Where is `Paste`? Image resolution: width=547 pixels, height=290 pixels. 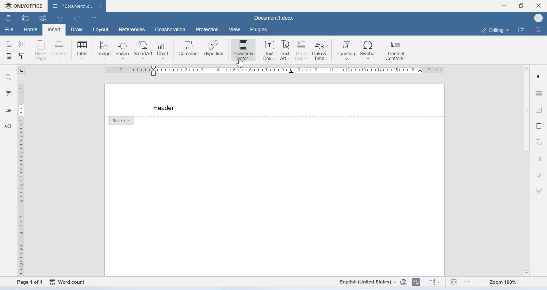 Paste is located at coordinates (9, 56).